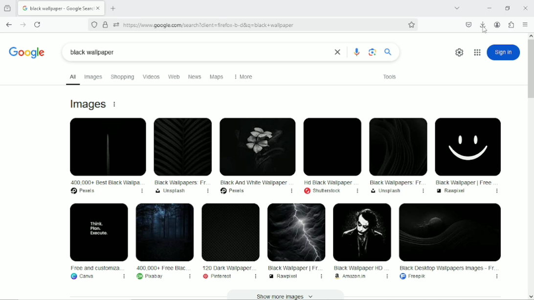 This screenshot has height=300, width=534. Describe the element at coordinates (9, 24) in the screenshot. I see `Go back` at that location.